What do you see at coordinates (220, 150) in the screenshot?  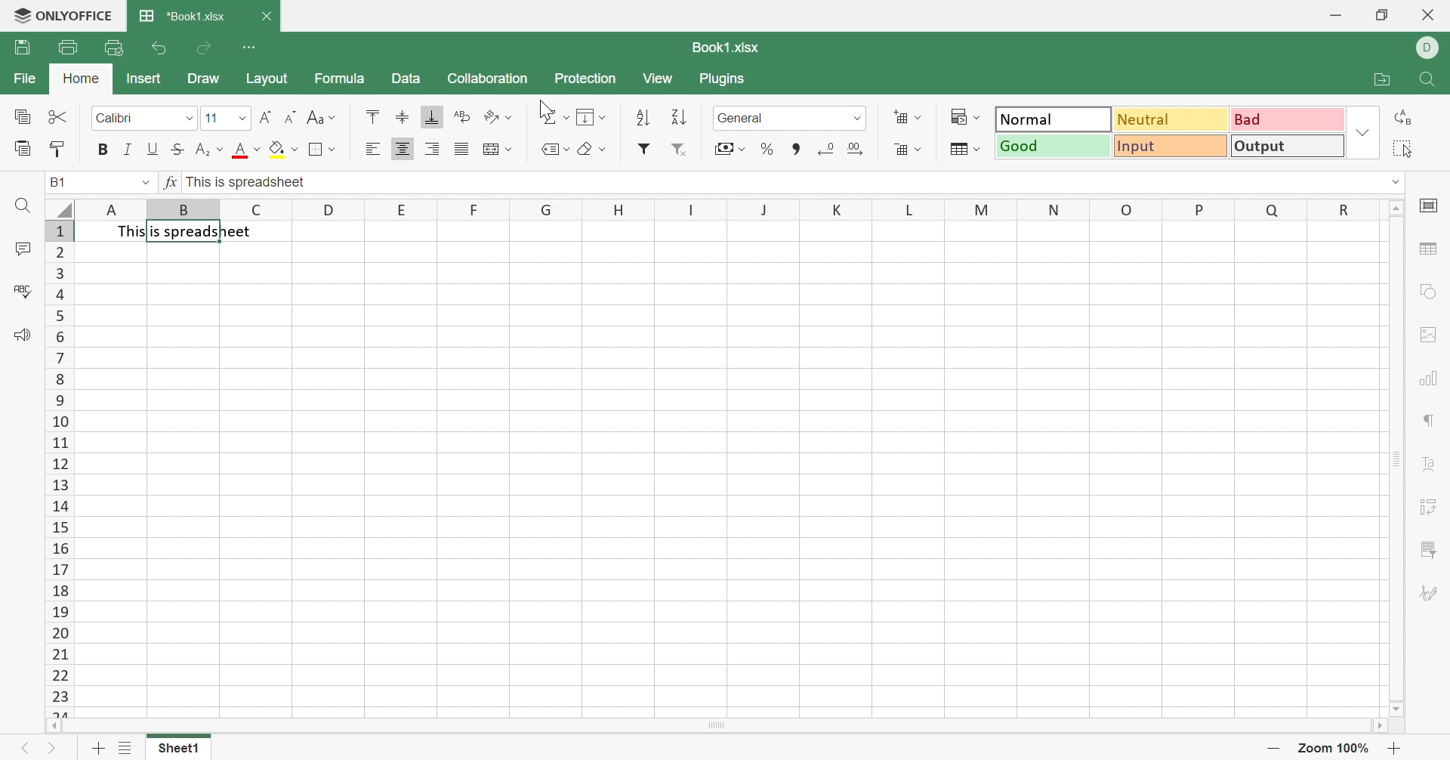 I see `Drop Down` at bounding box center [220, 150].